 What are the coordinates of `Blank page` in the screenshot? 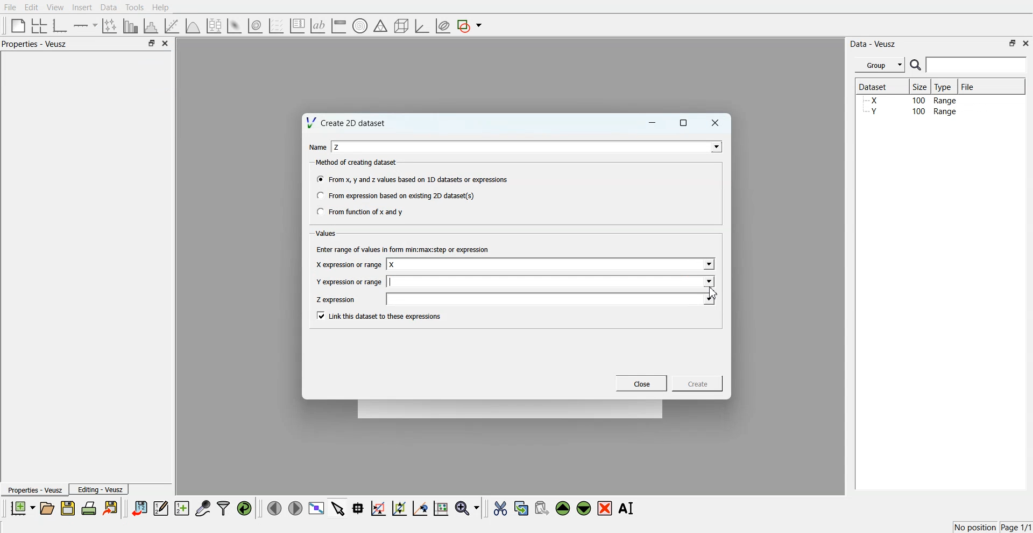 It's located at (18, 25).